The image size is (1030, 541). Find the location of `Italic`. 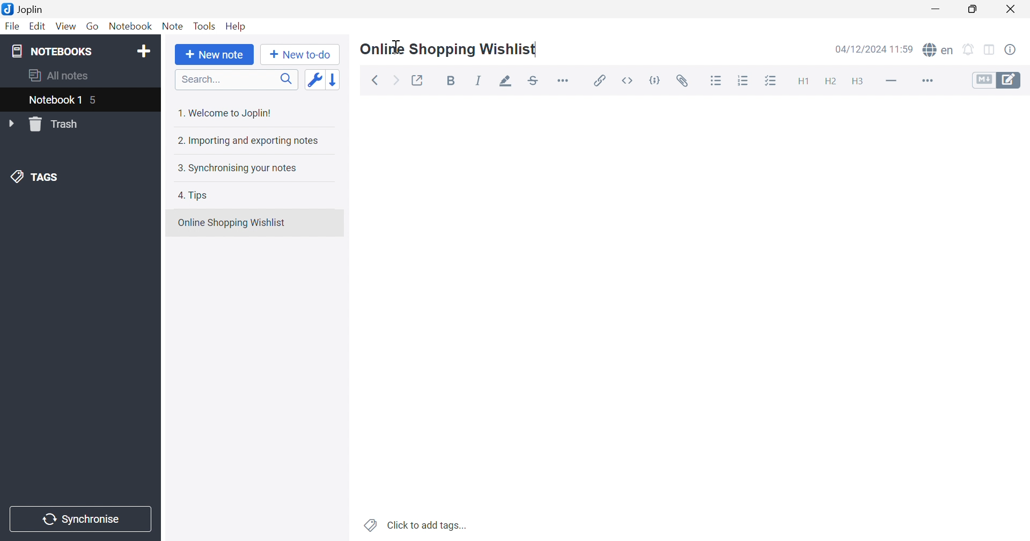

Italic is located at coordinates (479, 81).